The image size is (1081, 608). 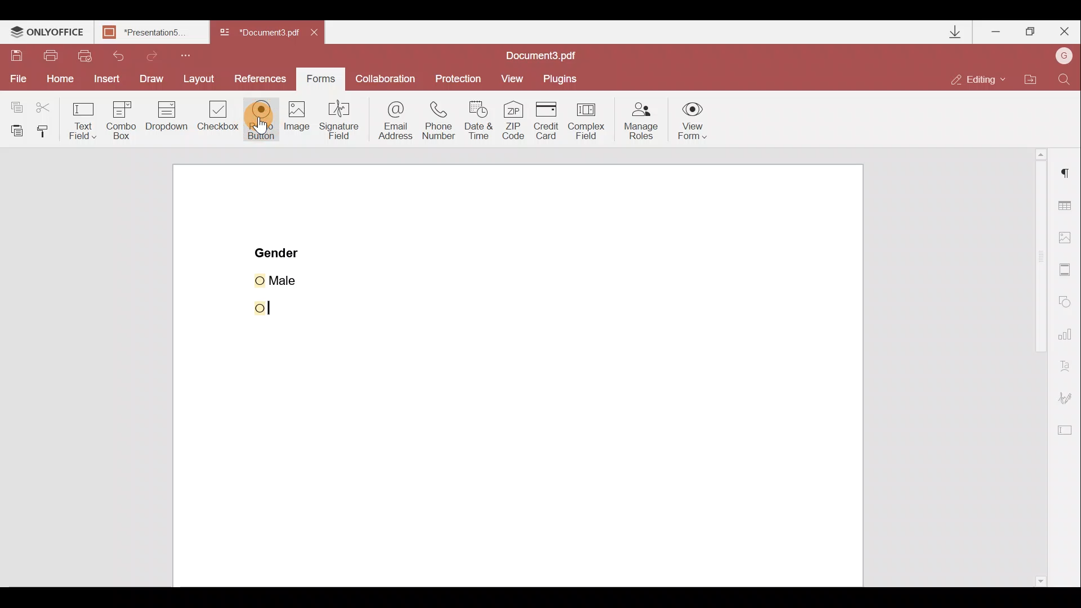 What do you see at coordinates (483, 122) in the screenshot?
I see `Date & time` at bounding box center [483, 122].